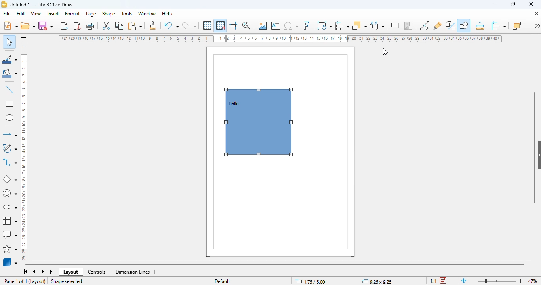  What do you see at coordinates (189, 25) in the screenshot?
I see `redo` at bounding box center [189, 25].